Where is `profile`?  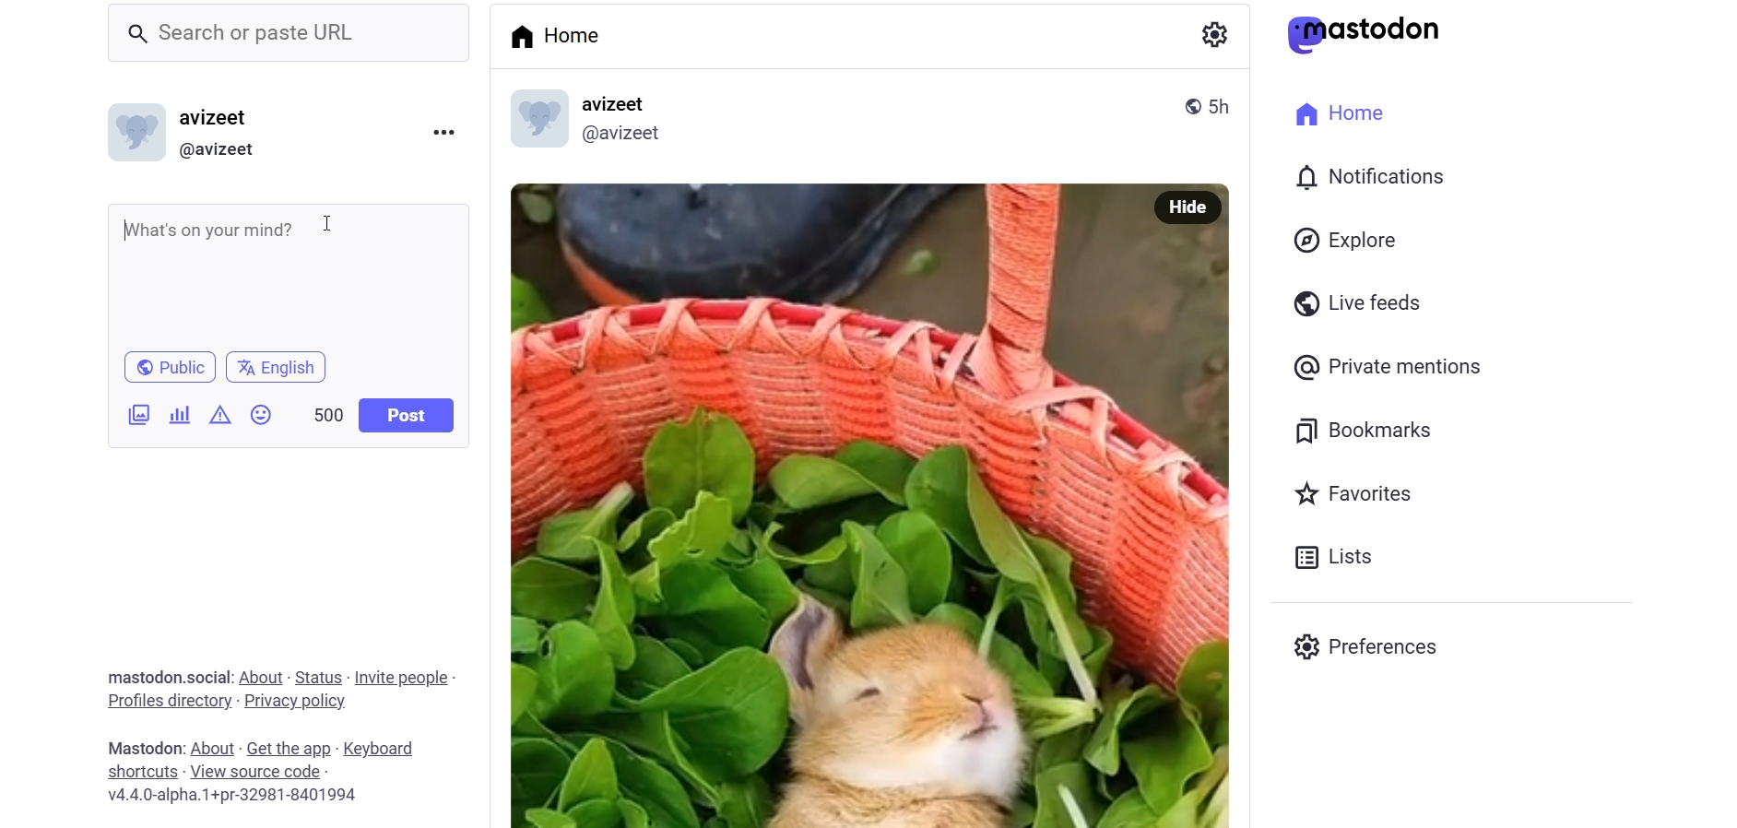
profile is located at coordinates (165, 701).